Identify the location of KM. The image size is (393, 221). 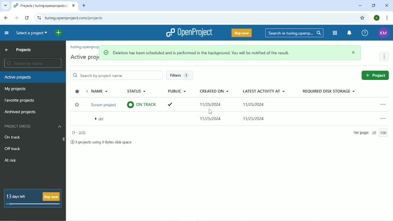
(383, 33).